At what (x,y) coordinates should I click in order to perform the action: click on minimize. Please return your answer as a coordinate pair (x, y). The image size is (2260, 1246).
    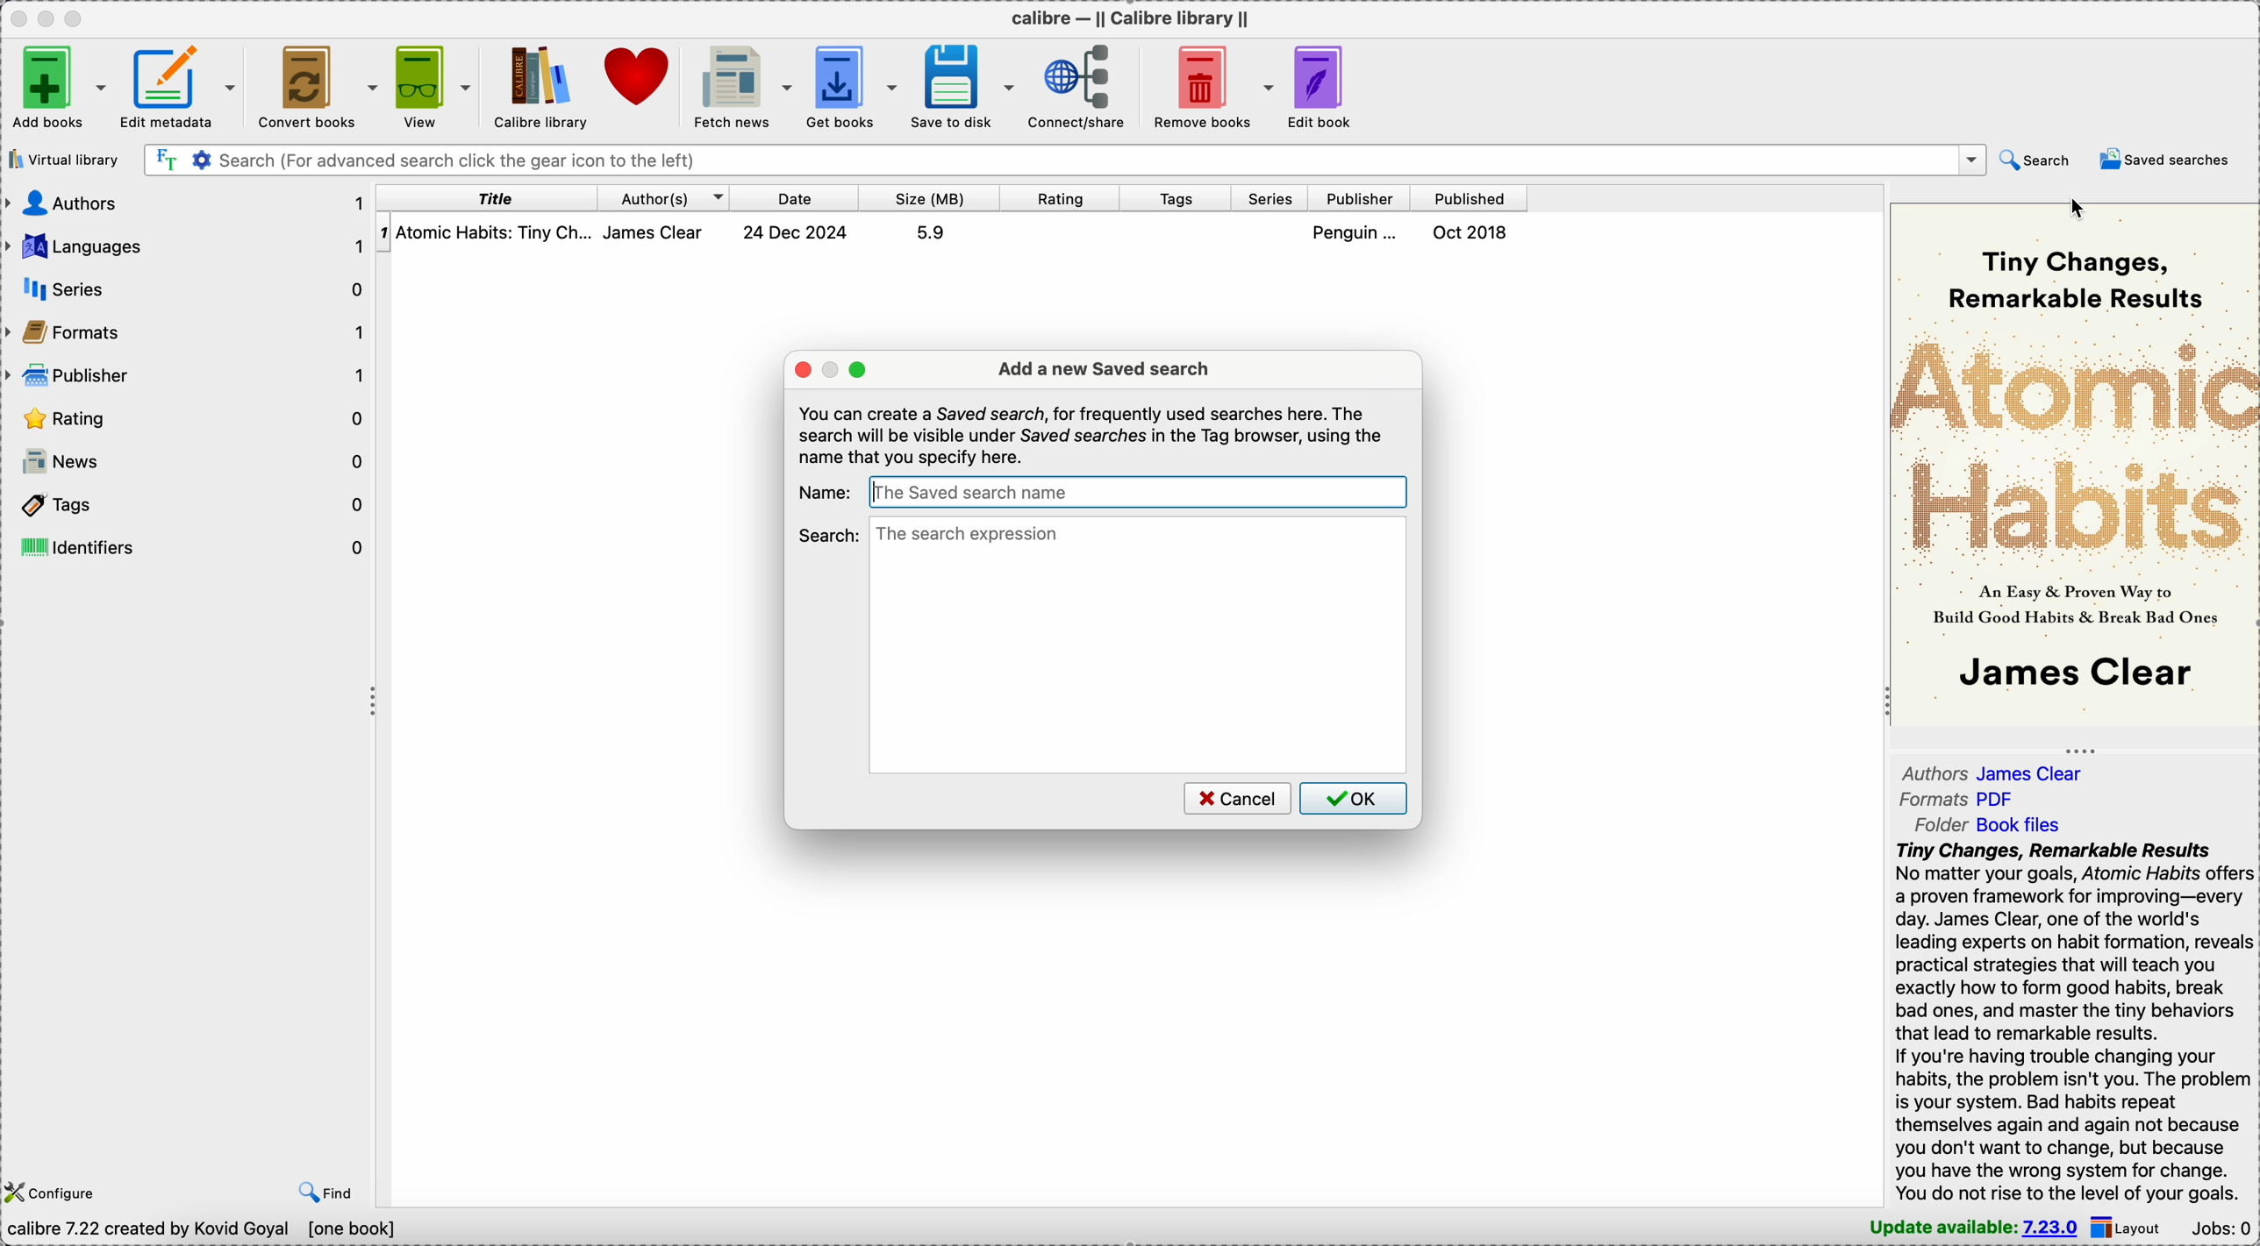
    Looking at the image, I should click on (833, 369).